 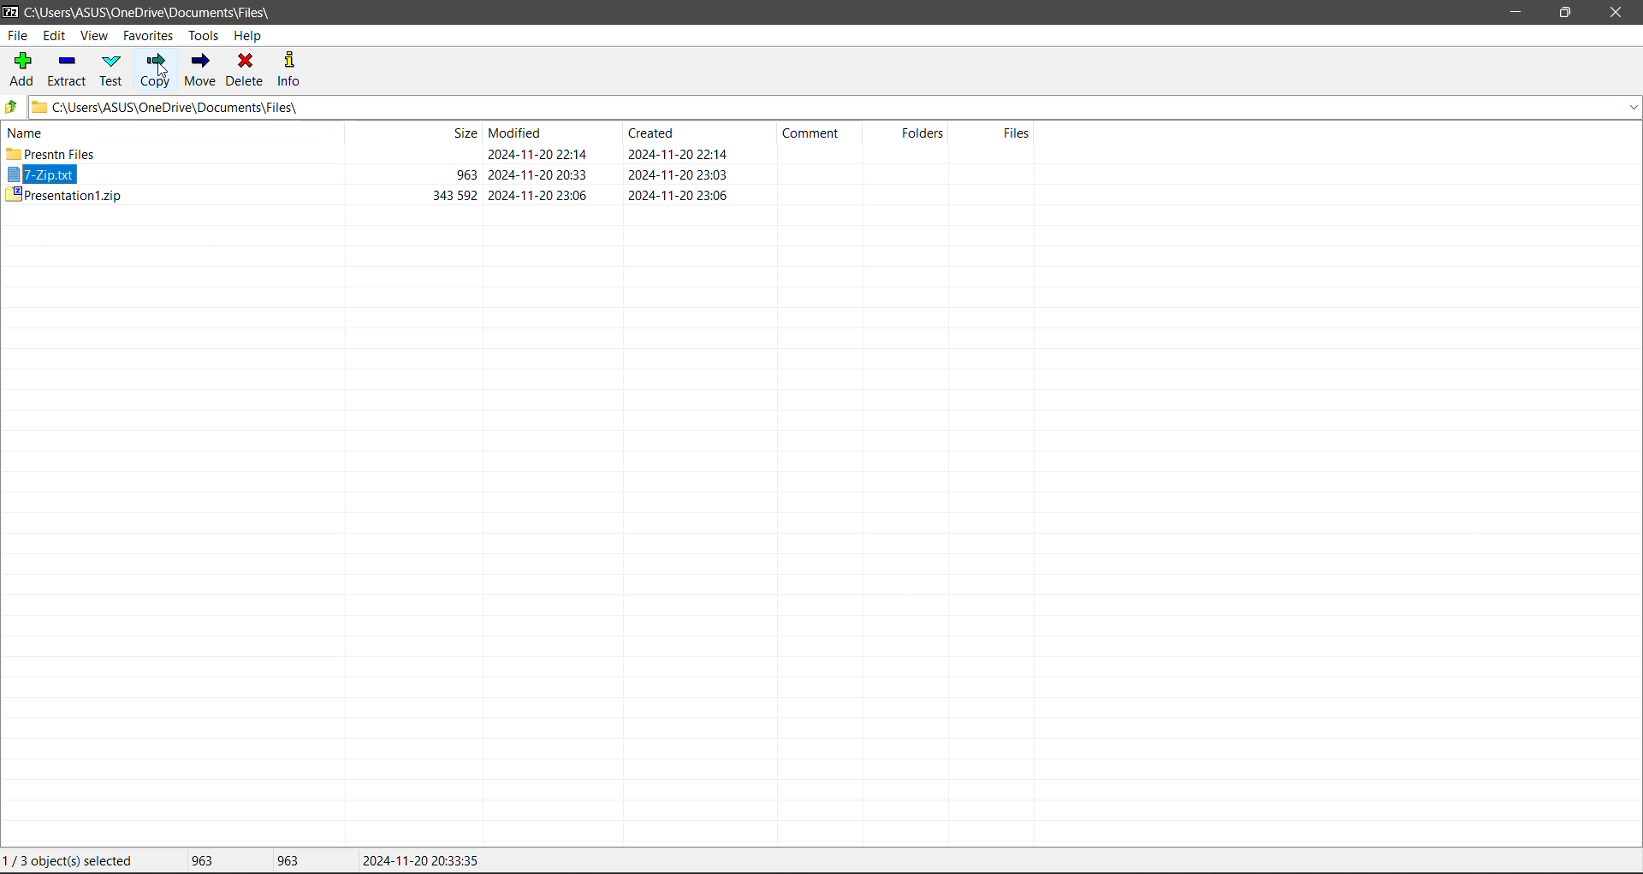 I want to click on Tools, so click(x=202, y=36).